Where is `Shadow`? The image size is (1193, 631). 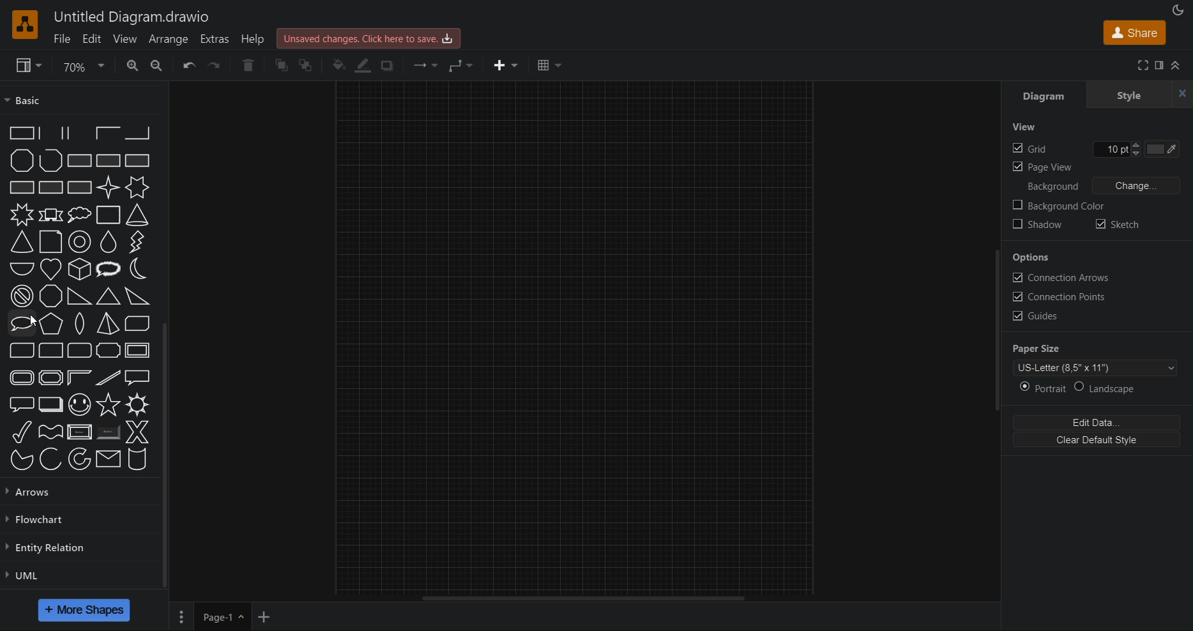
Shadow is located at coordinates (1038, 226).